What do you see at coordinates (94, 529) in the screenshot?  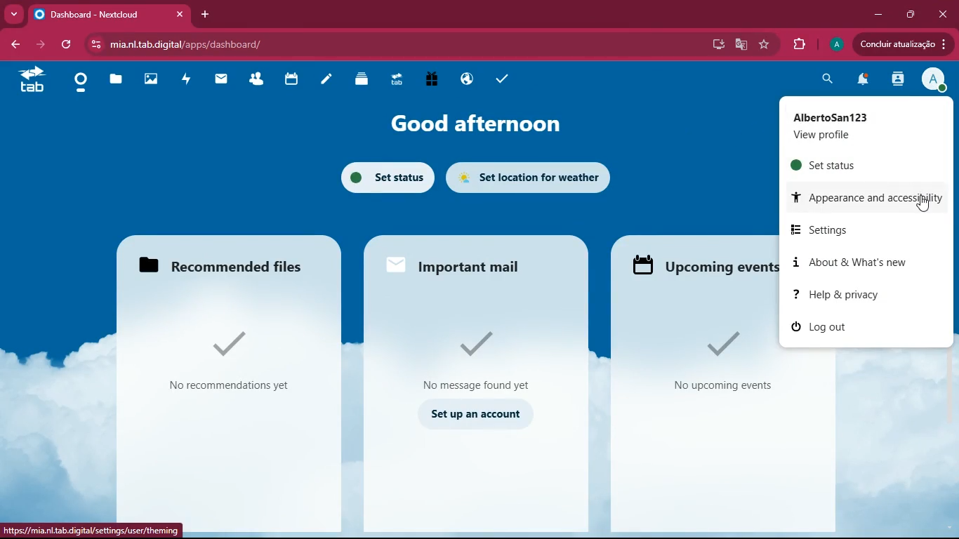 I see `url` at bounding box center [94, 529].